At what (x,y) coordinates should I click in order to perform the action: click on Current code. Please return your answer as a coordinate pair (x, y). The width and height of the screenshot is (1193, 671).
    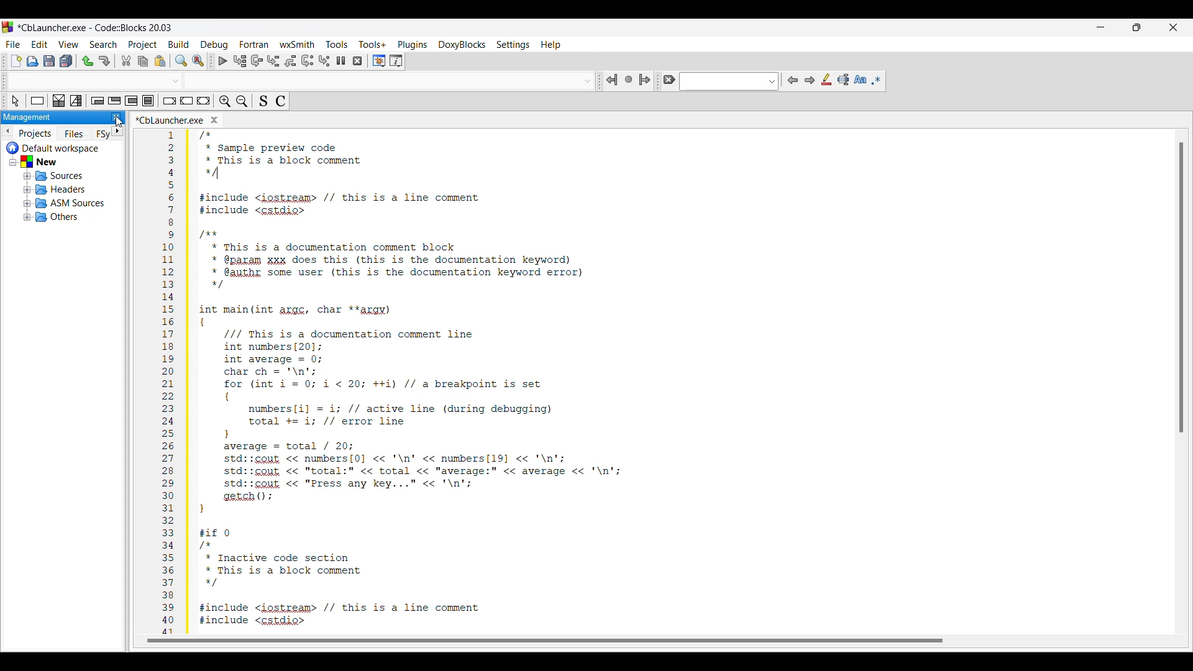
    Looking at the image, I should click on (553, 381).